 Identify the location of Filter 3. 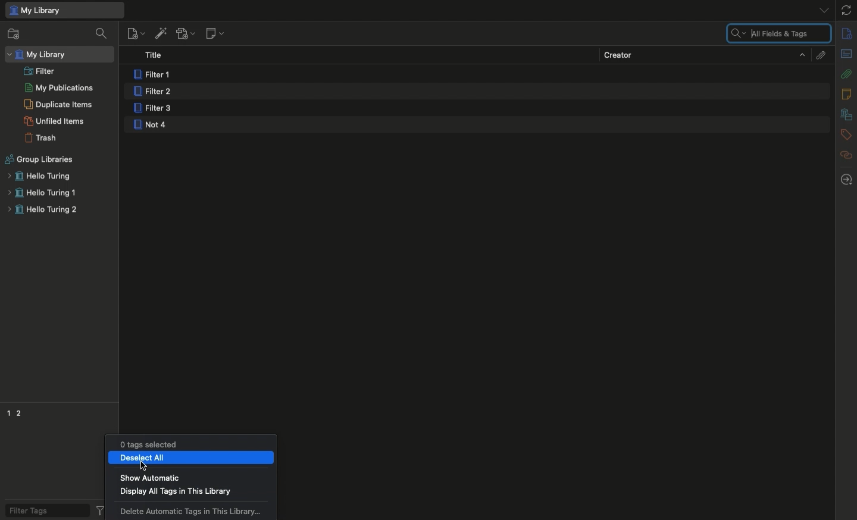
(155, 109).